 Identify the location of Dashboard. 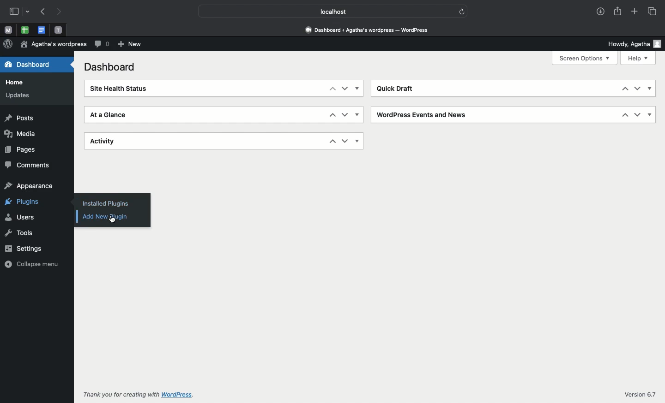
(109, 67).